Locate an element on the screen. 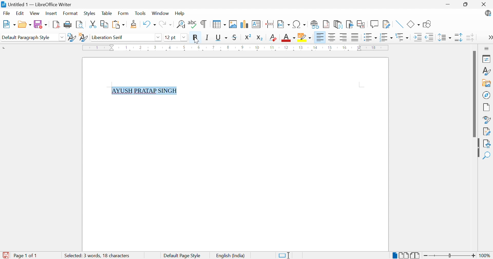 The width and height of the screenshot is (493, 259). Style Inspector is located at coordinates (487, 119).